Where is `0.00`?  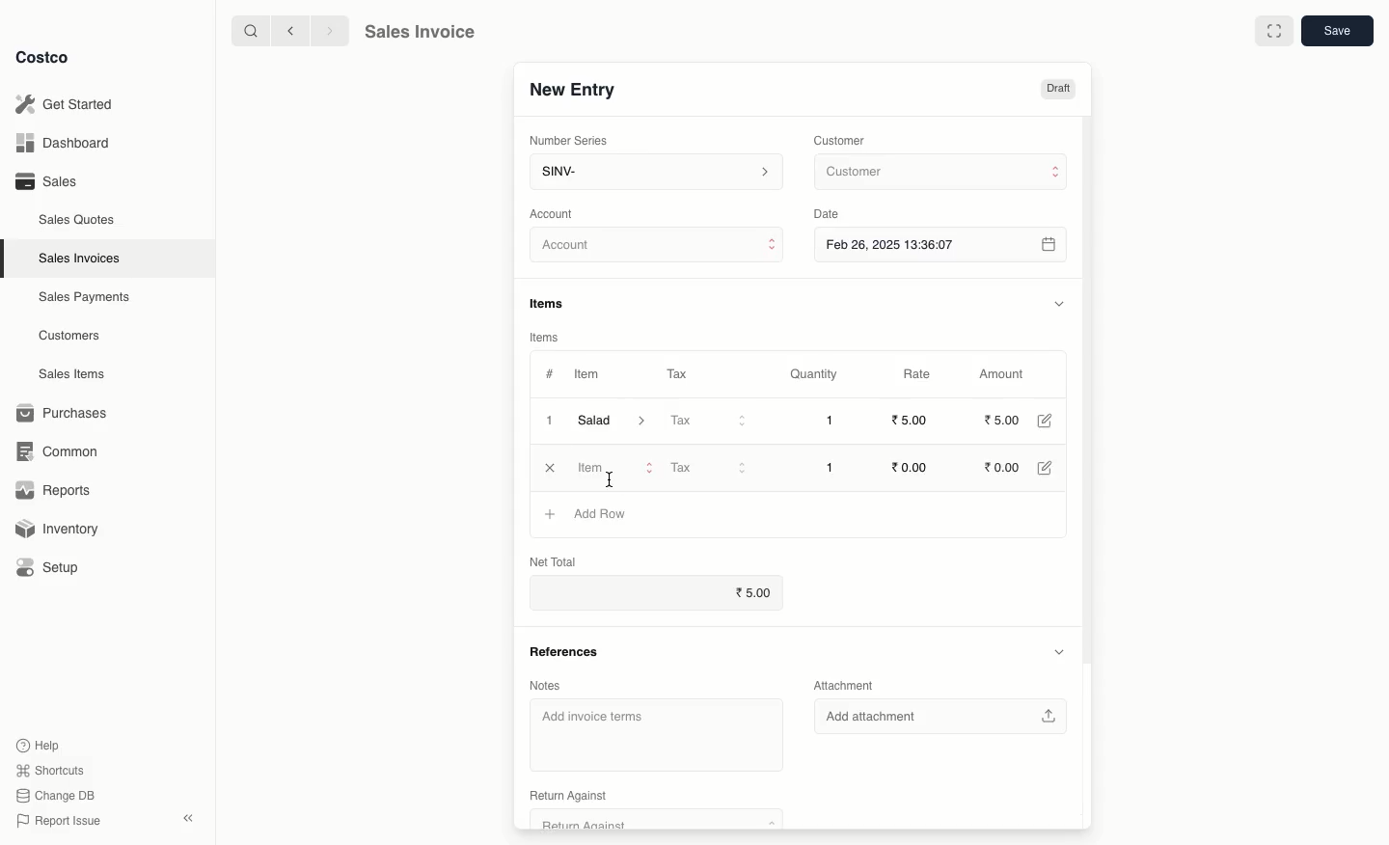 0.00 is located at coordinates (909, 467).